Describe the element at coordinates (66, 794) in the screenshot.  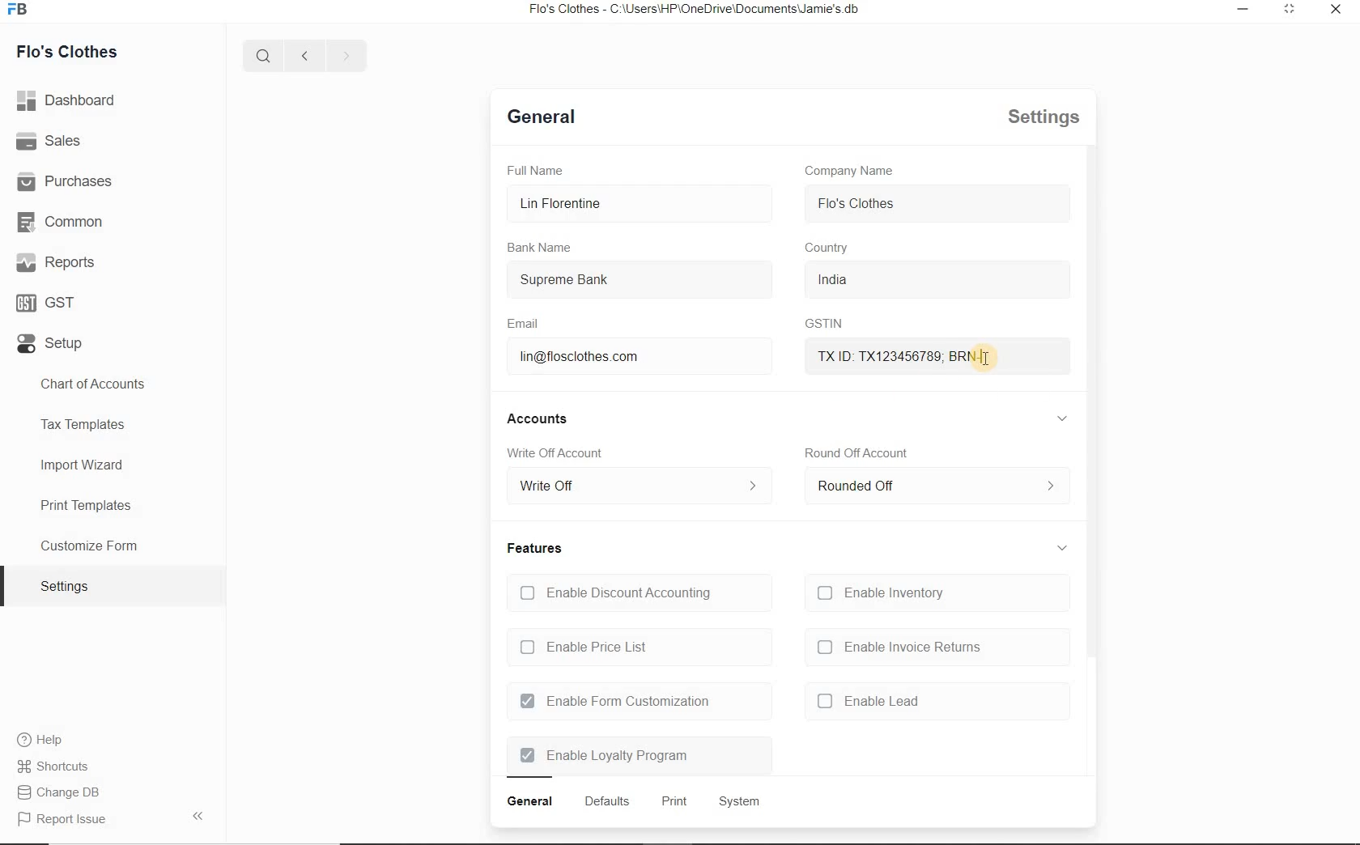
I see `Report Issue` at that location.